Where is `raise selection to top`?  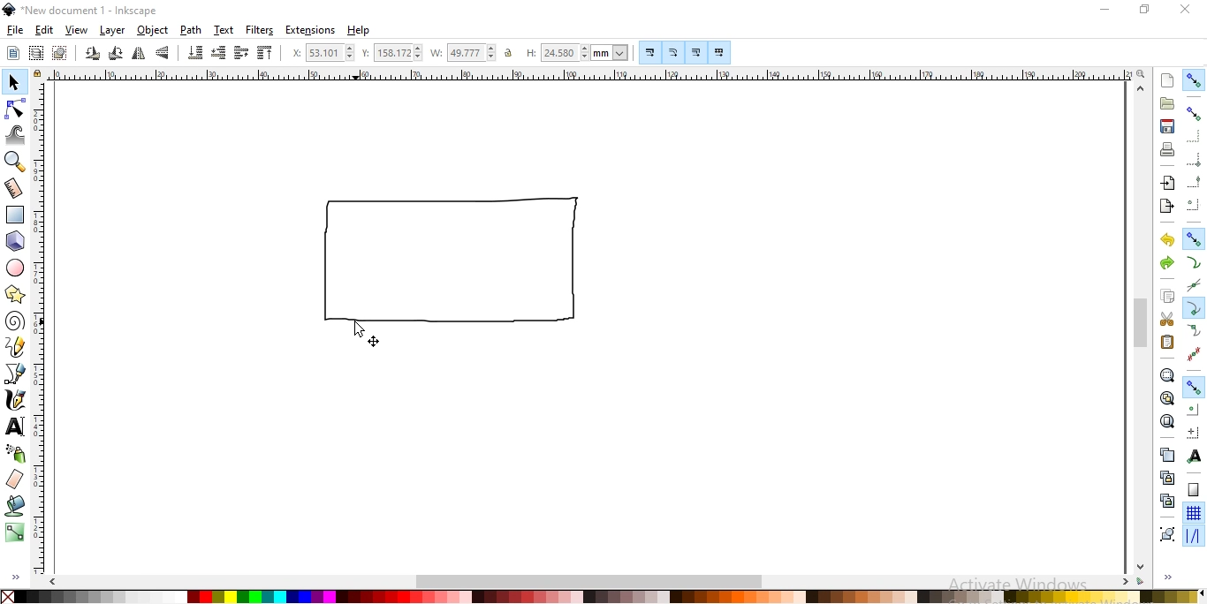
raise selection to top is located at coordinates (266, 52).